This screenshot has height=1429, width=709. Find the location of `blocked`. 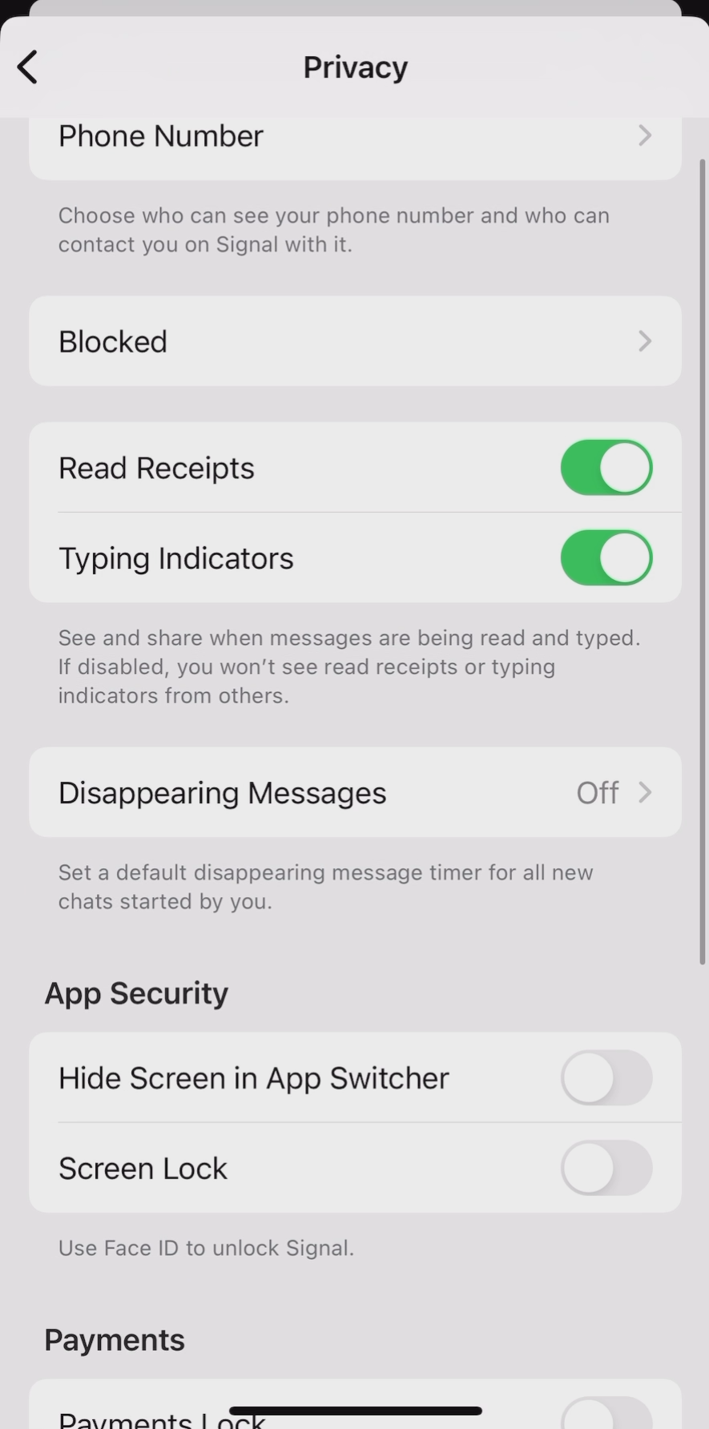

blocked is located at coordinates (358, 342).